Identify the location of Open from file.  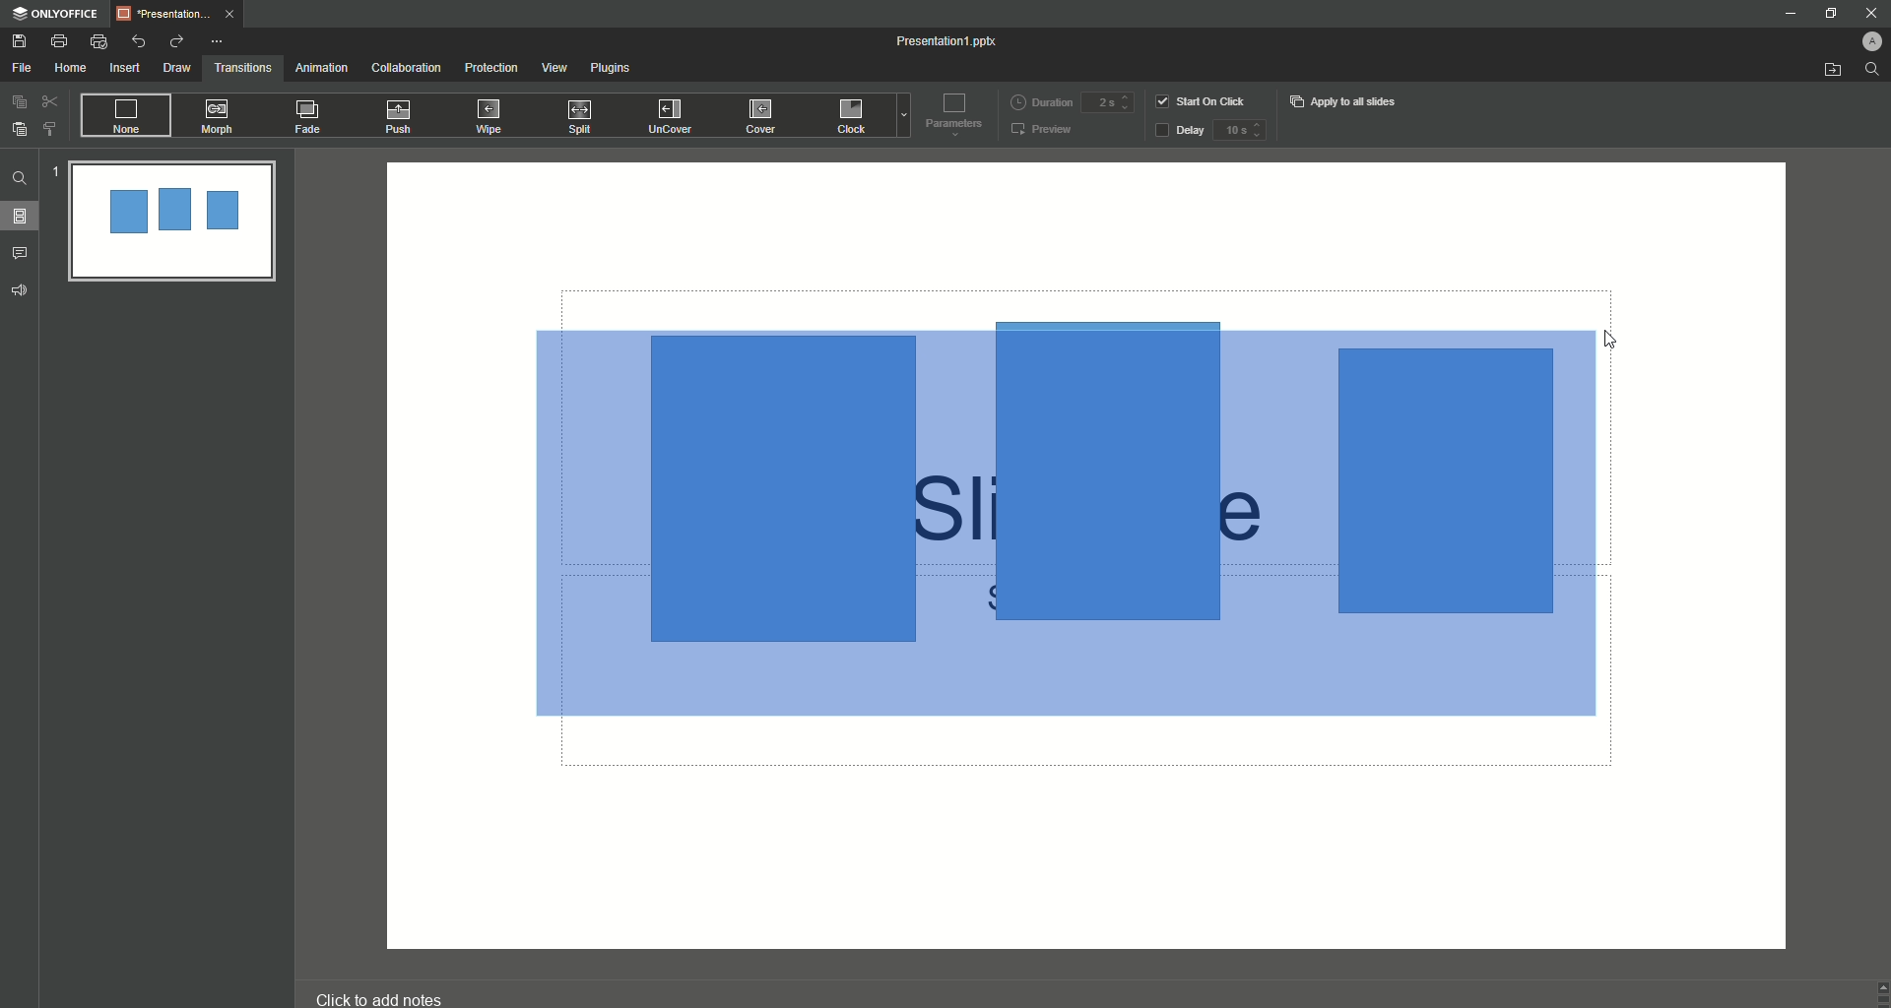
(1832, 71).